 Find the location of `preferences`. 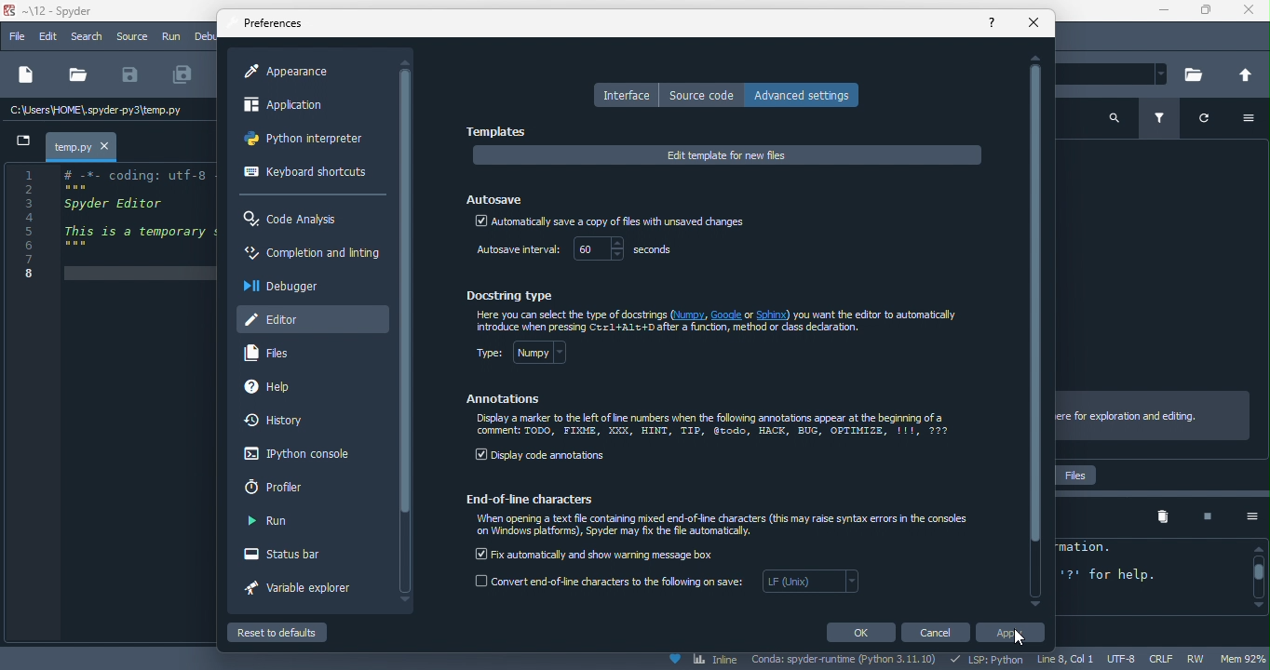

preferences is located at coordinates (276, 24).